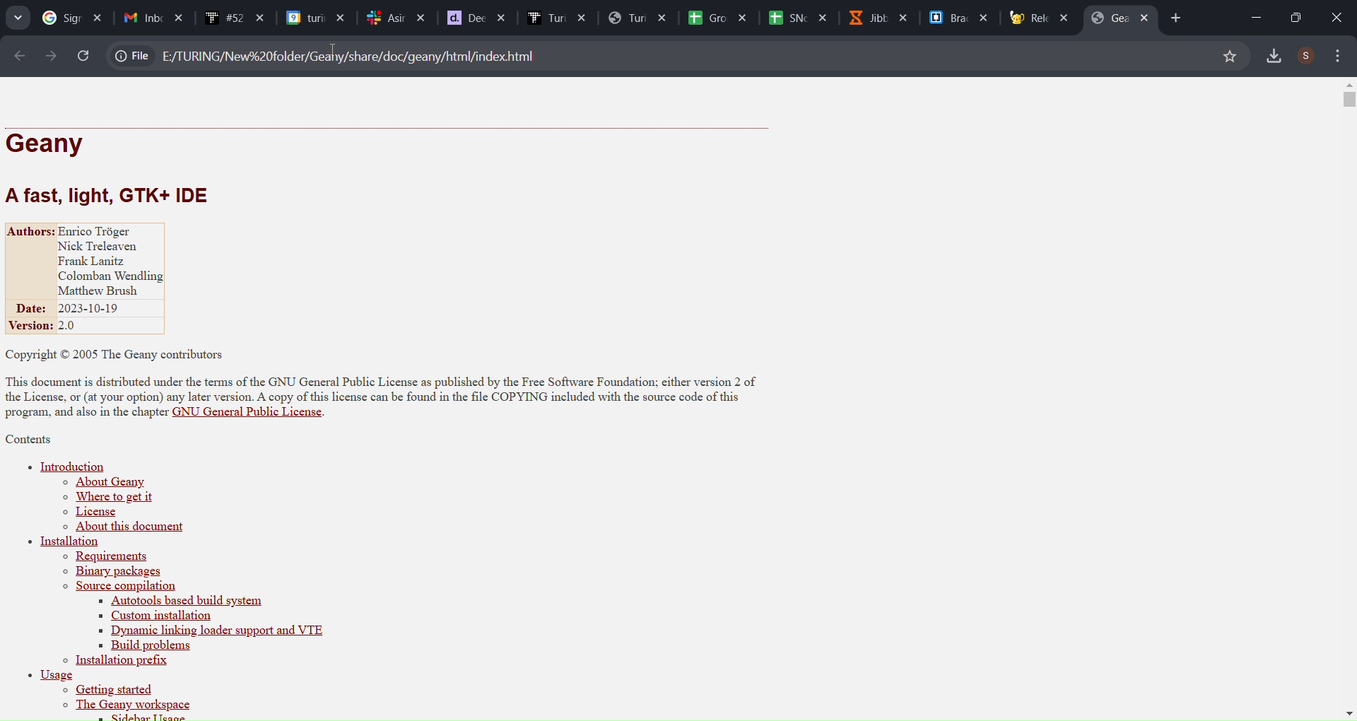 The image size is (1357, 721). What do you see at coordinates (556, 18) in the screenshot?
I see `` at bounding box center [556, 18].